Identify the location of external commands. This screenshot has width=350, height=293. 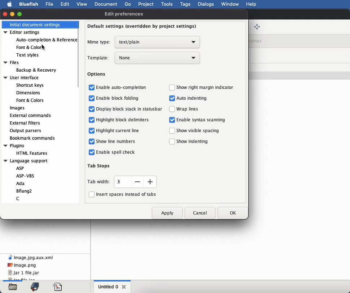
(30, 116).